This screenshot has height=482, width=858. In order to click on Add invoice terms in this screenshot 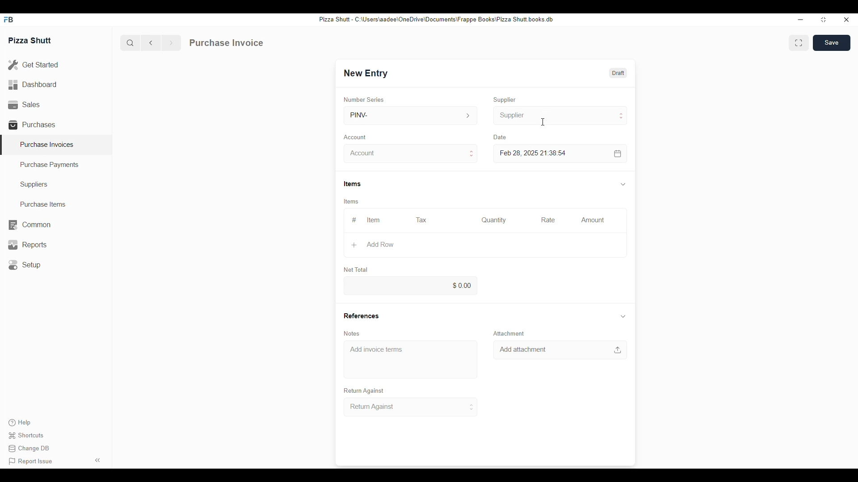, I will do `click(376, 349)`.